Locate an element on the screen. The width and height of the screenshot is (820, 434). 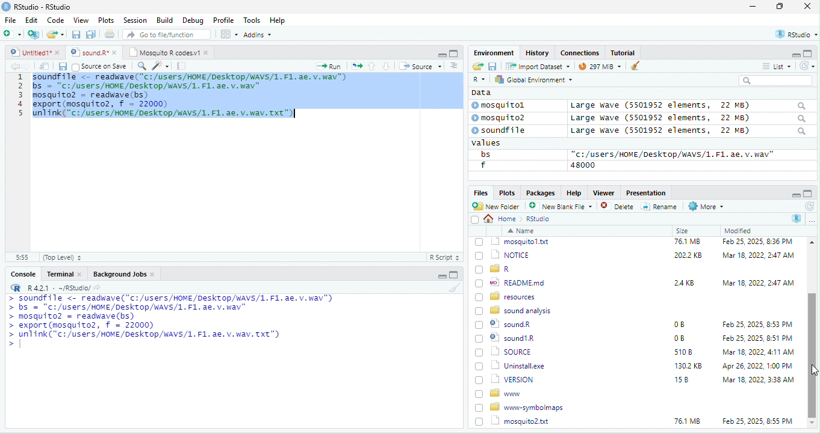
save is located at coordinates (492, 66).